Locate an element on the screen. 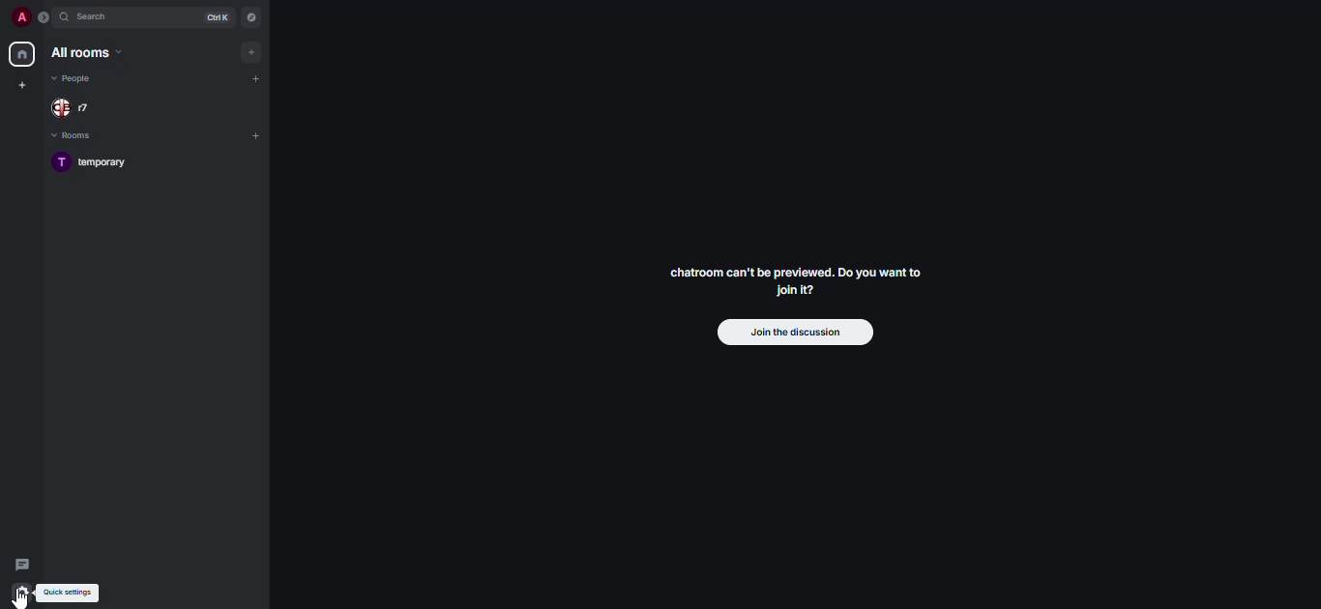 This screenshot has width=1321, height=609. quick settings is located at coordinates (68, 593).